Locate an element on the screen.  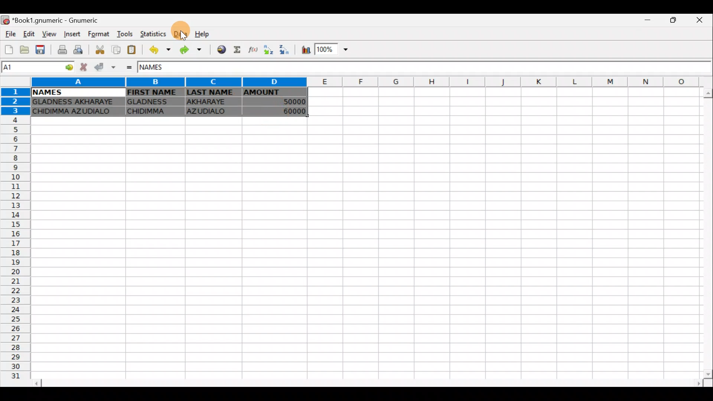
Edit is located at coordinates (30, 35).